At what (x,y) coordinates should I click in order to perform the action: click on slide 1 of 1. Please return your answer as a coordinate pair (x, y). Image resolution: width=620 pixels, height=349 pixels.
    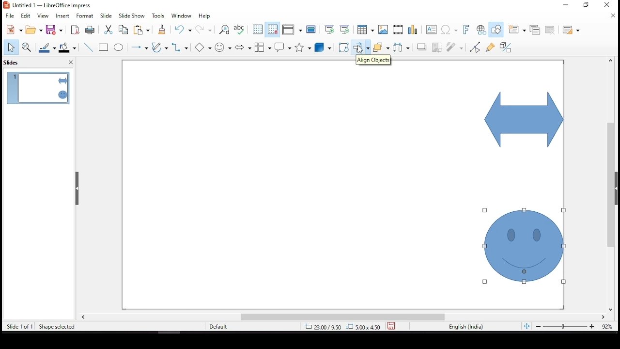
    Looking at the image, I should click on (20, 326).